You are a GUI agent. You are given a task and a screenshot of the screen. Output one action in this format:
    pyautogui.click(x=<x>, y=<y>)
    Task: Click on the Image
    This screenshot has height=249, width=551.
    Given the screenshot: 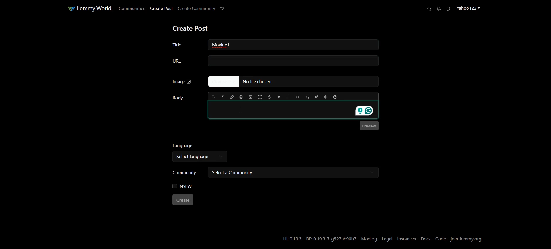 What is the action you would take?
    pyautogui.click(x=182, y=82)
    